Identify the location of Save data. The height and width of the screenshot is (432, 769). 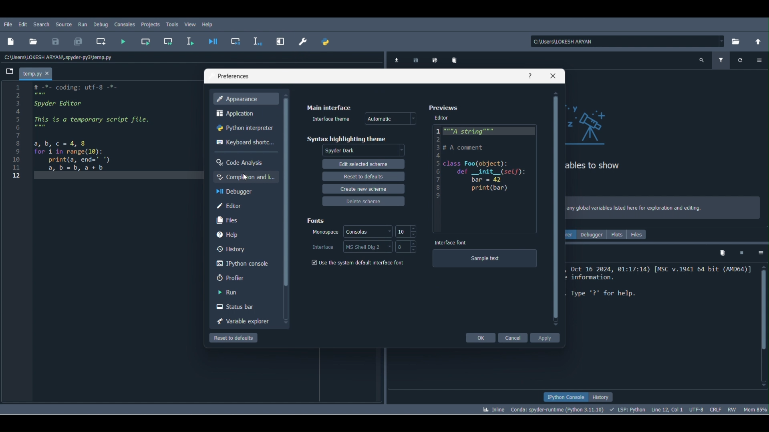
(414, 60).